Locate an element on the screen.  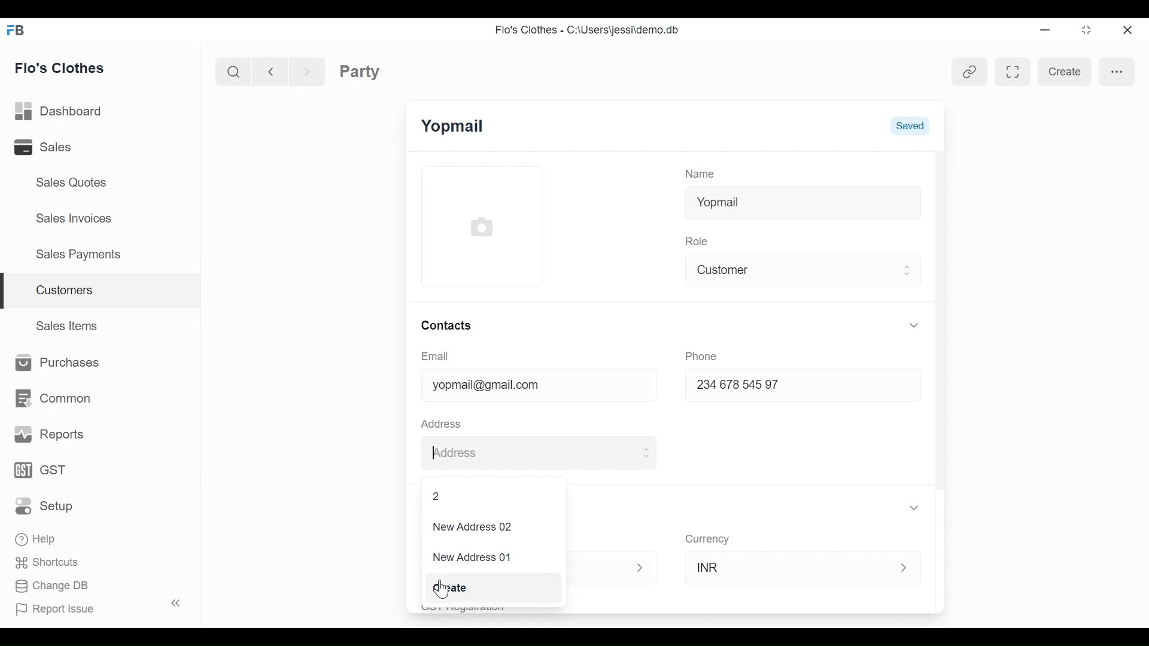
yopmail@gmail.com is located at coordinates (521, 385).